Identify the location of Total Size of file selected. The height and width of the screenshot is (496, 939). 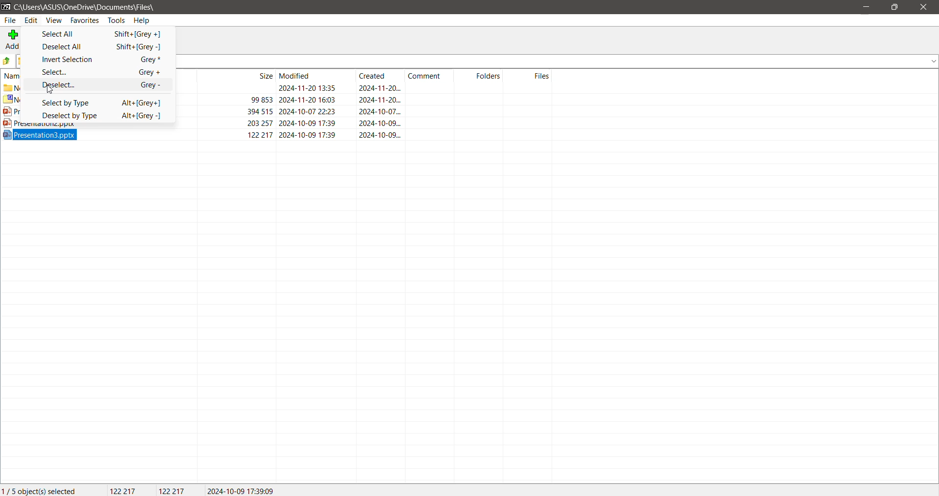
(118, 490).